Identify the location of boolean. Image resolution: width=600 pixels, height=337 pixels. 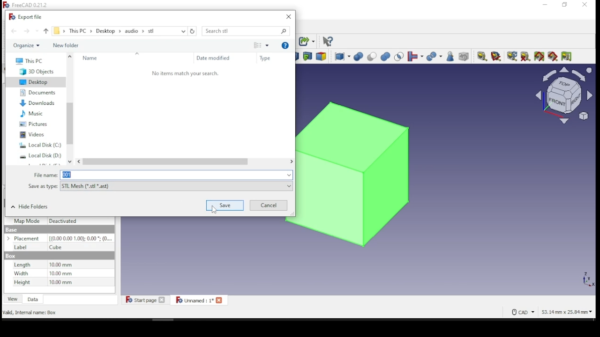
(358, 57).